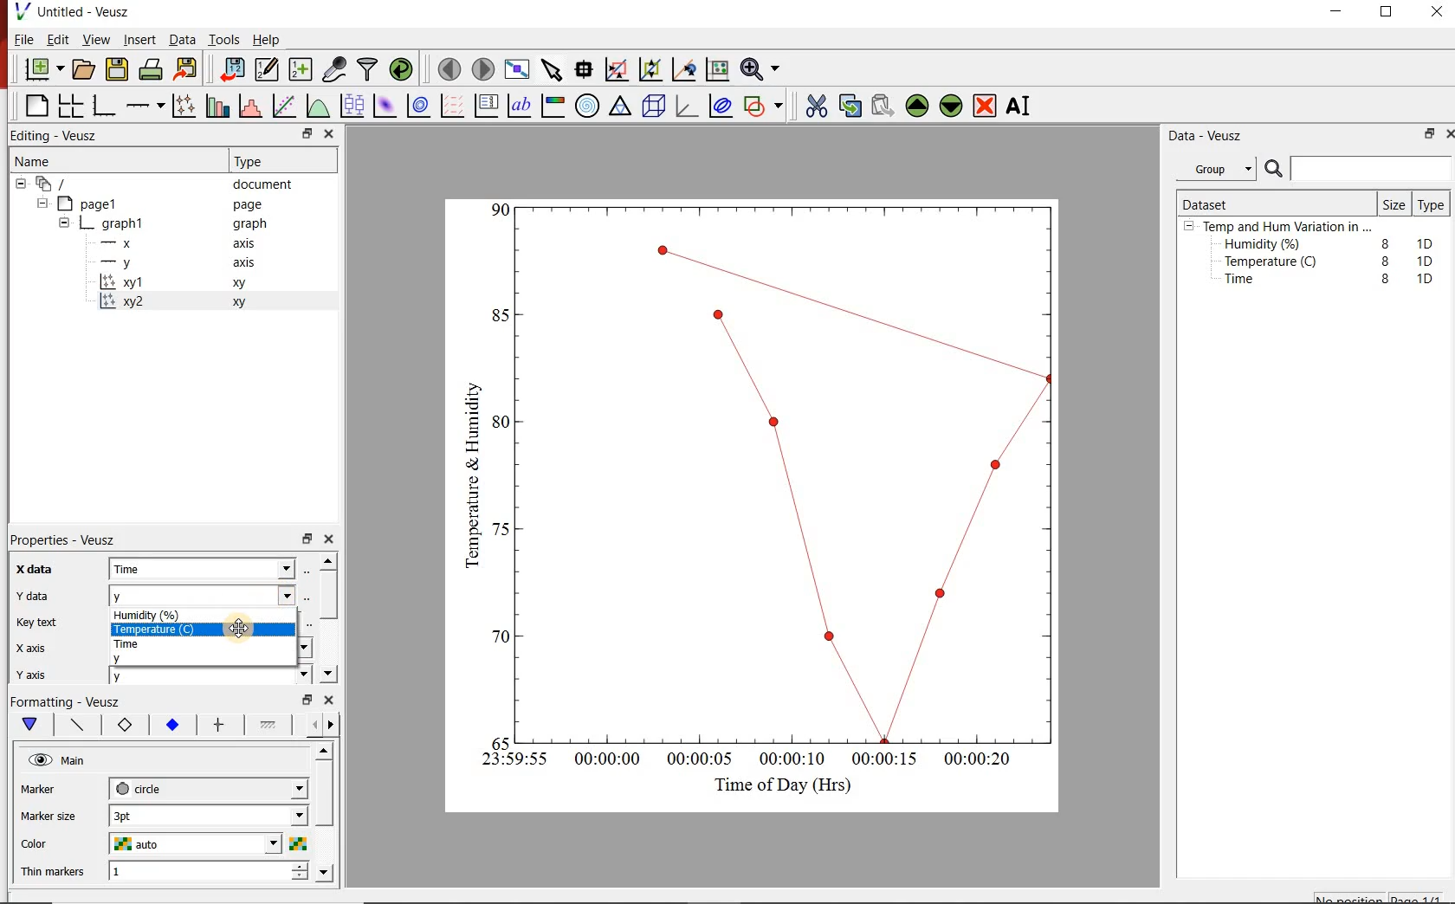 The image size is (1455, 904). Describe the element at coordinates (508, 760) in the screenshot. I see `23:59:55` at that location.